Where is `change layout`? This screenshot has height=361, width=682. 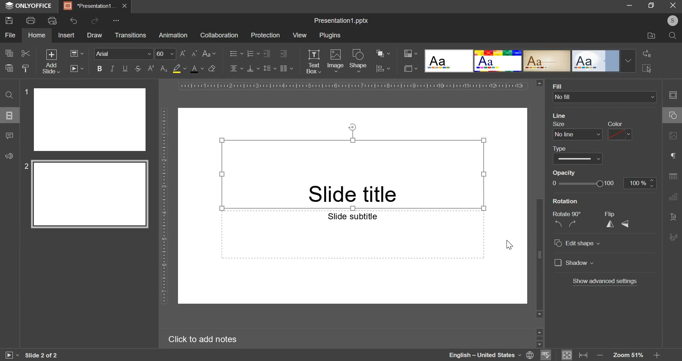 change layout is located at coordinates (76, 53).